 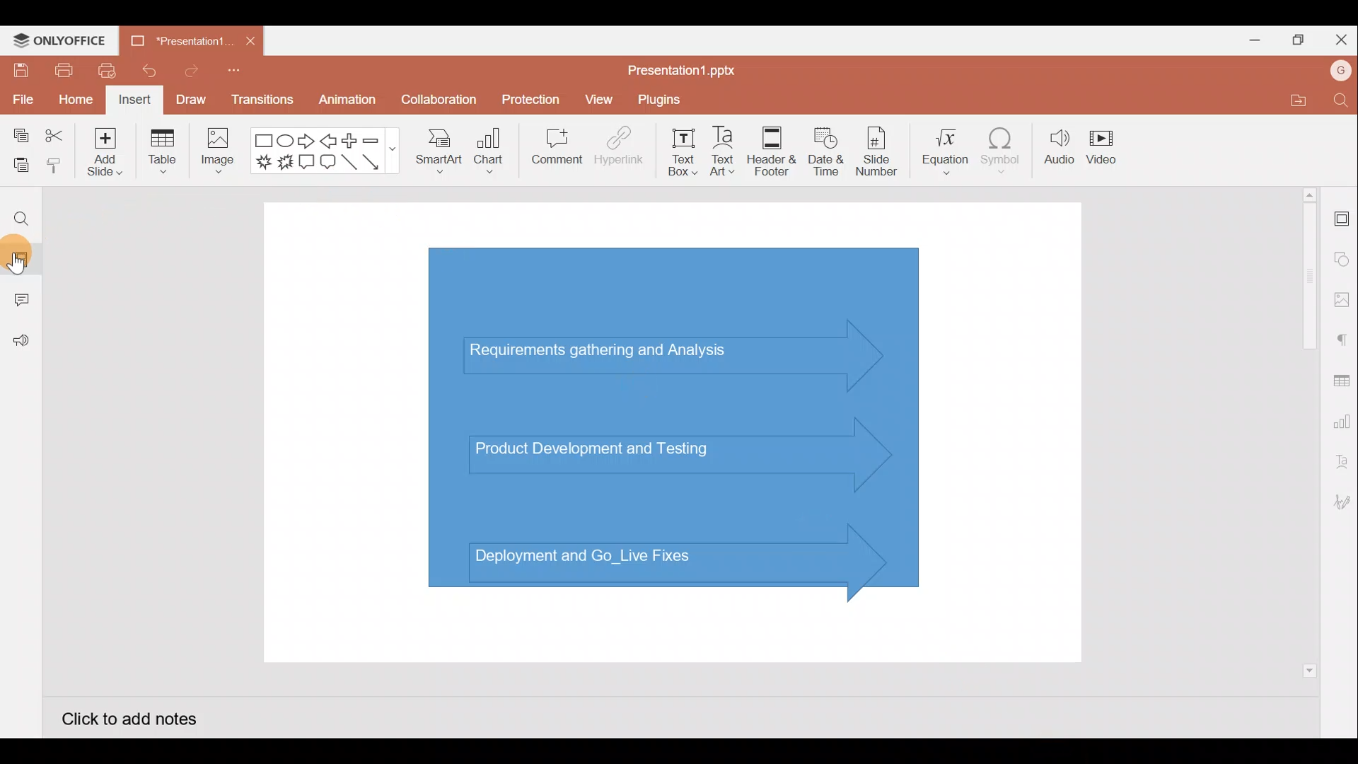 What do you see at coordinates (181, 40) in the screenshot?
I see `*Presentation1...` at bounding box center [181, 40].